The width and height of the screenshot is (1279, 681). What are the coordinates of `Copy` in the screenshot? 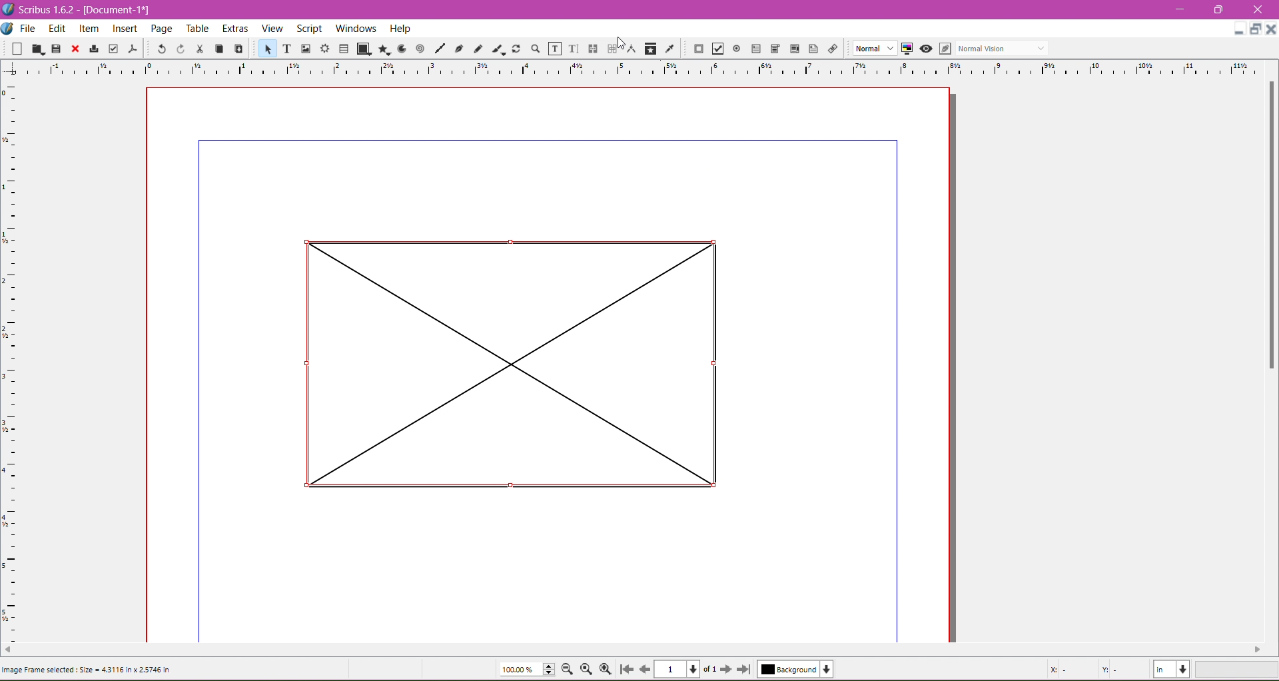 It's located at (218, 49).